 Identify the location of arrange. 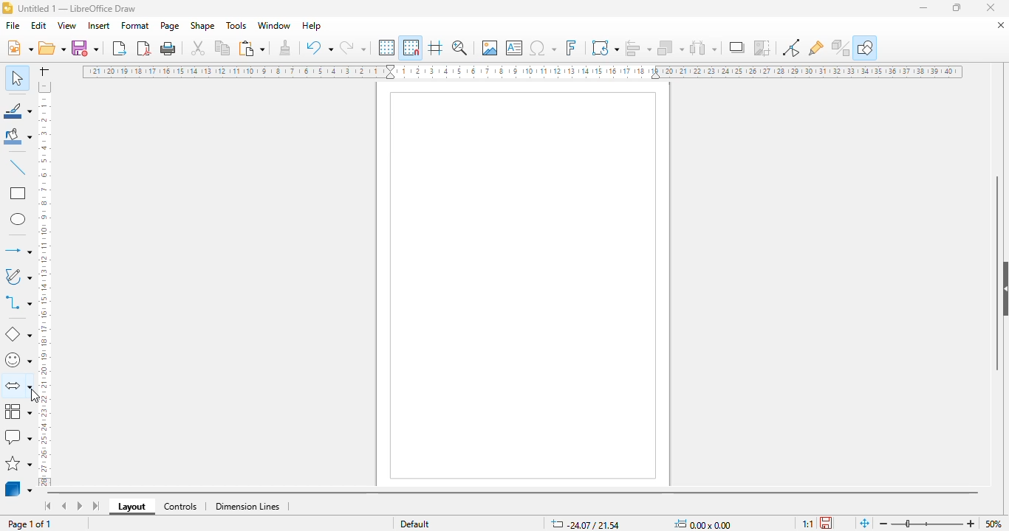
(671, 48).